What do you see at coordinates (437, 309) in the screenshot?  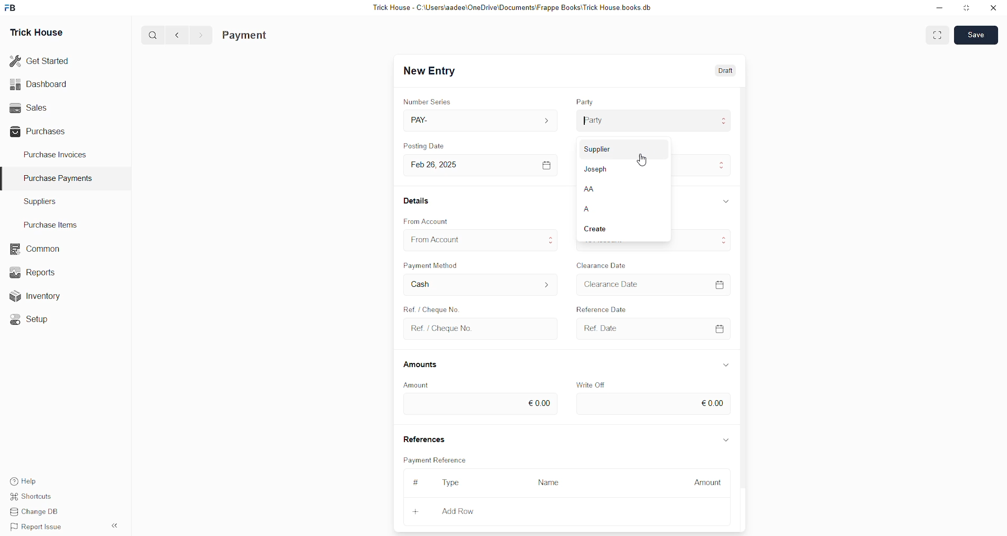 I see `Ref. / Cheque No.` at bounding box center [437, 309].